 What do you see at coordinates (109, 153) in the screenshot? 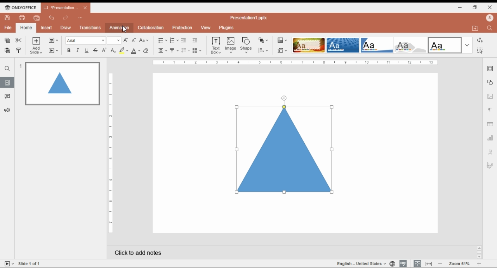
I see `vertical scale` at bounding box center [109, 153].